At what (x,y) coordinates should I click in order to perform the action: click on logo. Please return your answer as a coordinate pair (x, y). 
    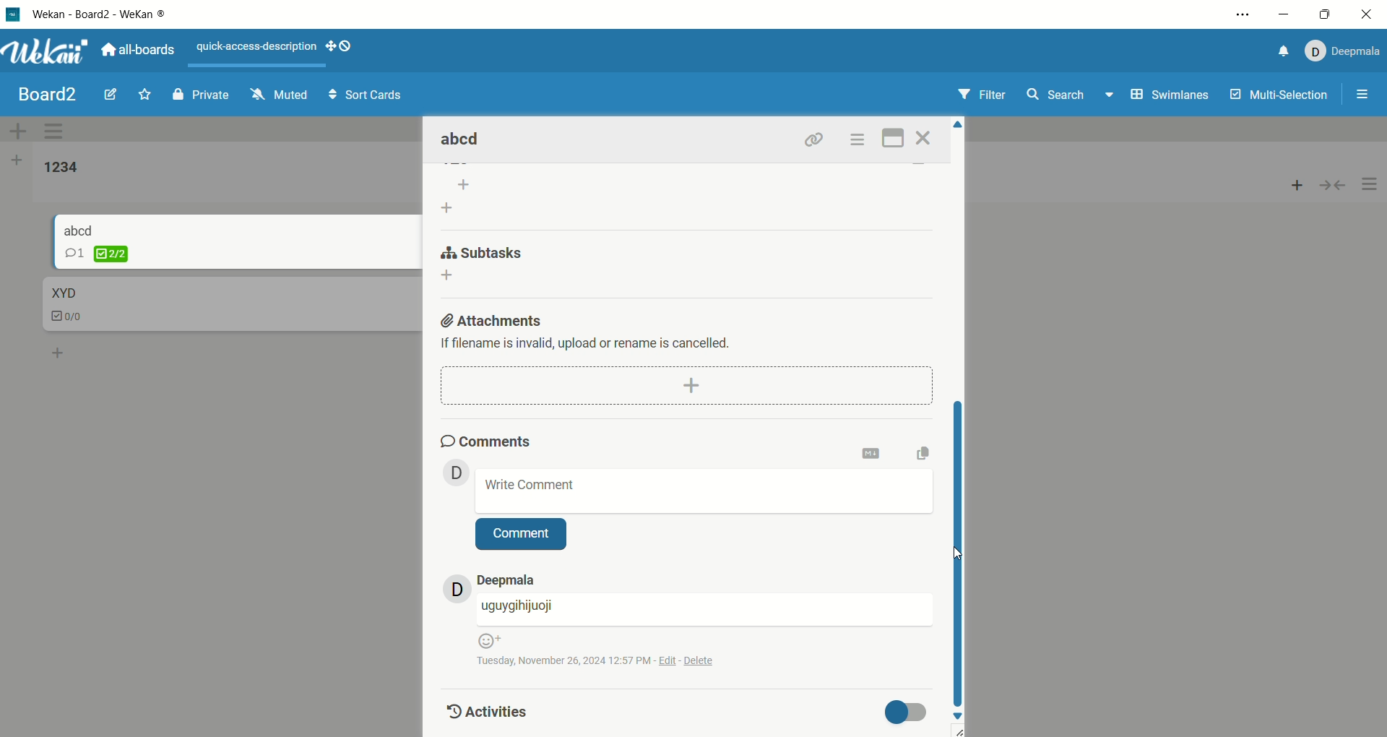
    Looking at the image, I should click on (14, 17).